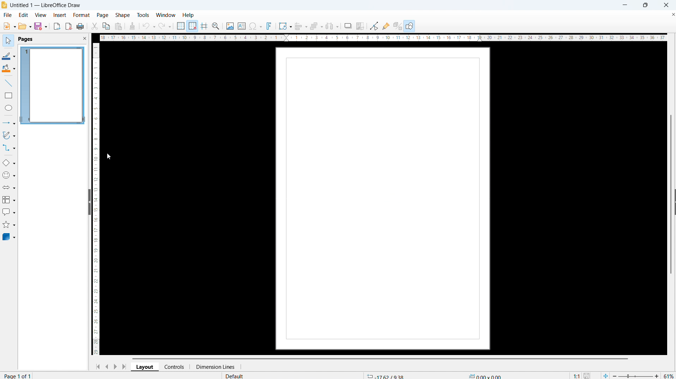 This screenshot has height=379, width=676. What do you see at coordinates (269, 26) in the screenshot?
I see `insert fontwork text` at bounding box center [269, 26].